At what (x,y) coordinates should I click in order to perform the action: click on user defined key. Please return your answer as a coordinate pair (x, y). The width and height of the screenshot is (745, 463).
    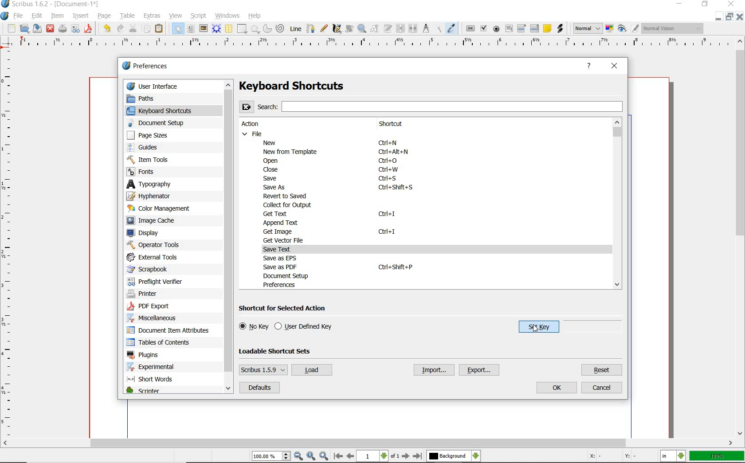
    Looking at the image, I should click on (305, 327).